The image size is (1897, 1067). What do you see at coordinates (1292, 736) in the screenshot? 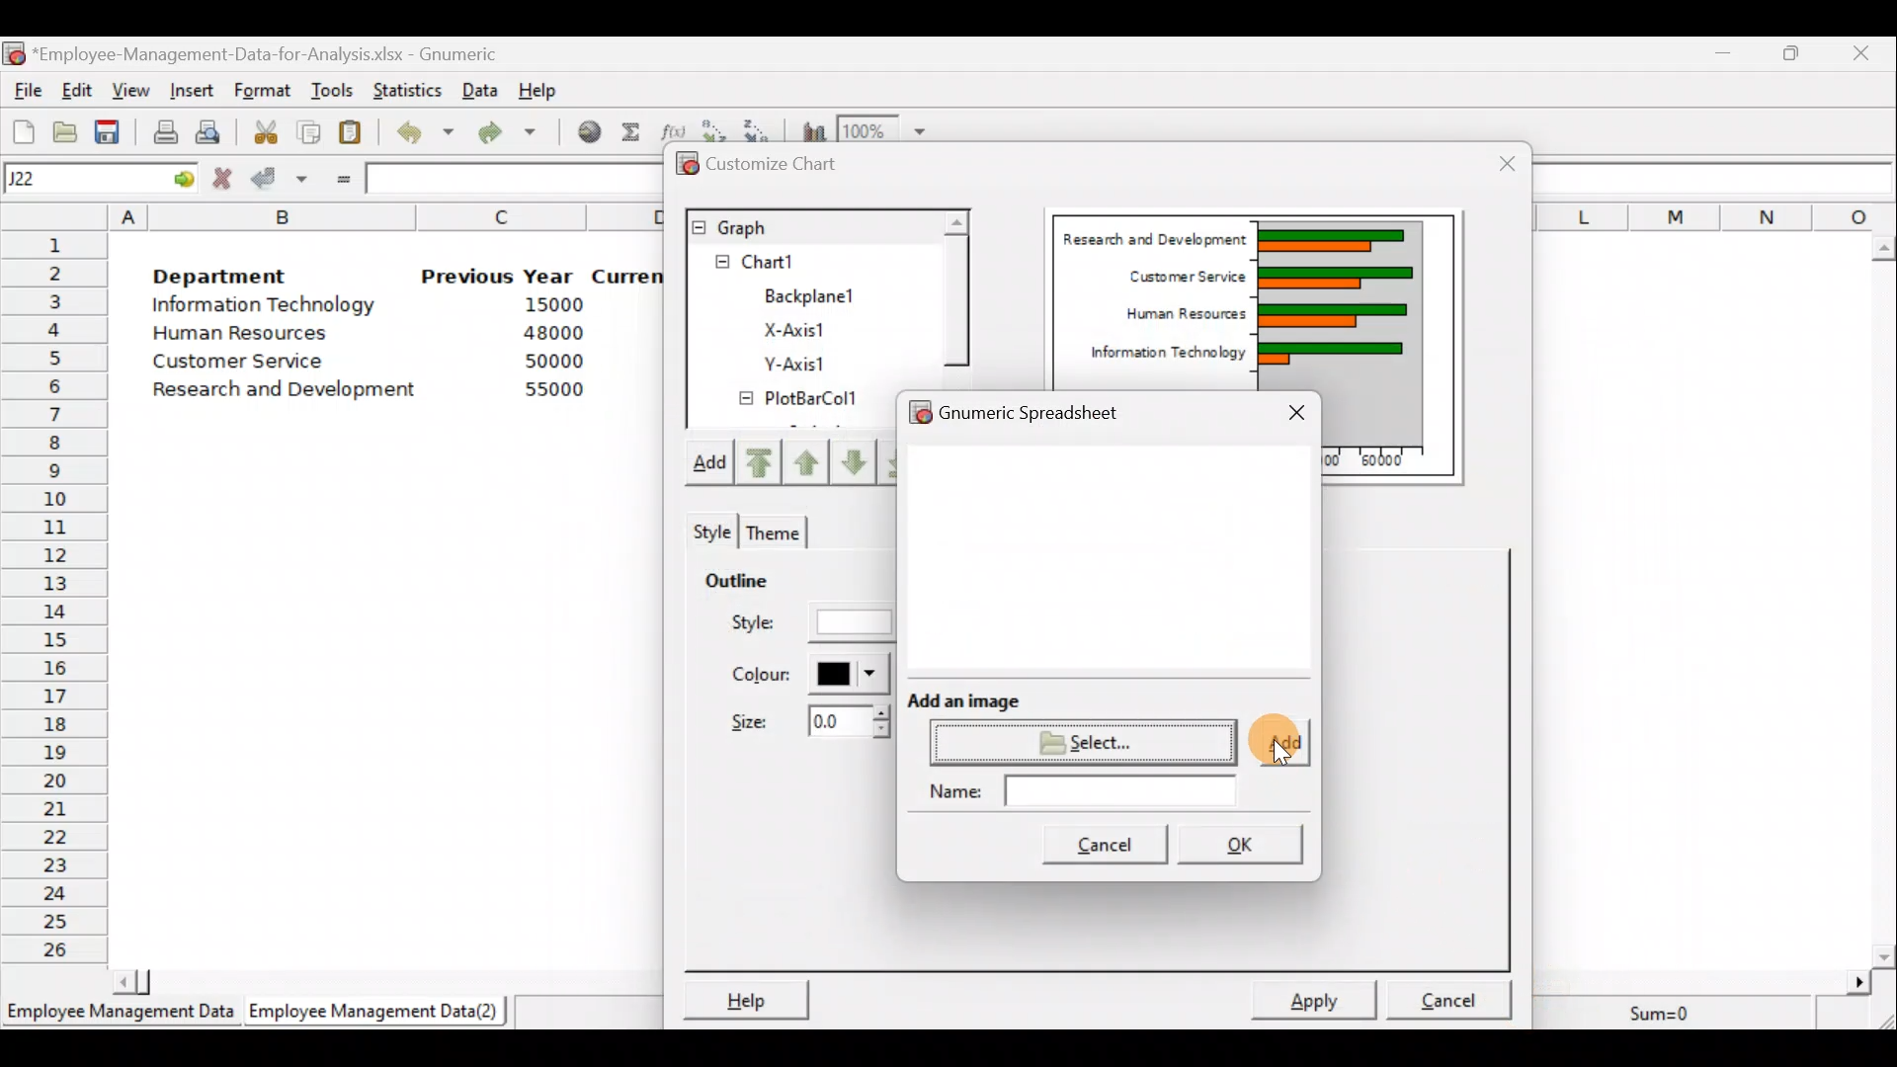
I see `Cursor on add` at bounding box center [1292, 736].